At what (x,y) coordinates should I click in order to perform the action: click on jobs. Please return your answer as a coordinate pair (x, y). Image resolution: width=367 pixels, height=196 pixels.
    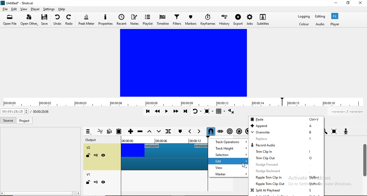
    Looking at the image, I should click on (250, 19).